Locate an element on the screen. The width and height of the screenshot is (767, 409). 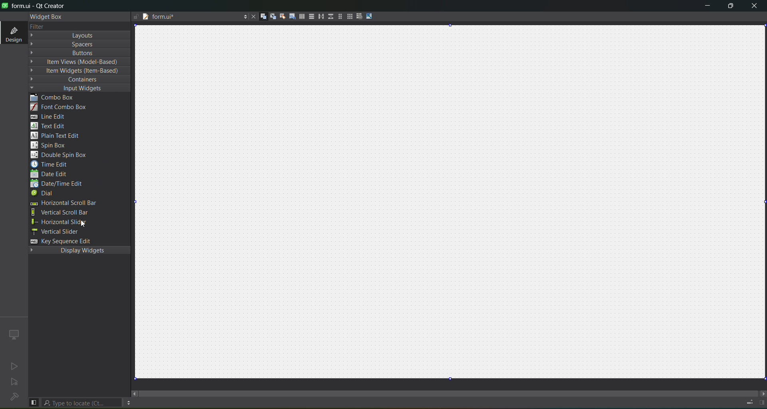
input widgets is located at coordinates (72, 88).